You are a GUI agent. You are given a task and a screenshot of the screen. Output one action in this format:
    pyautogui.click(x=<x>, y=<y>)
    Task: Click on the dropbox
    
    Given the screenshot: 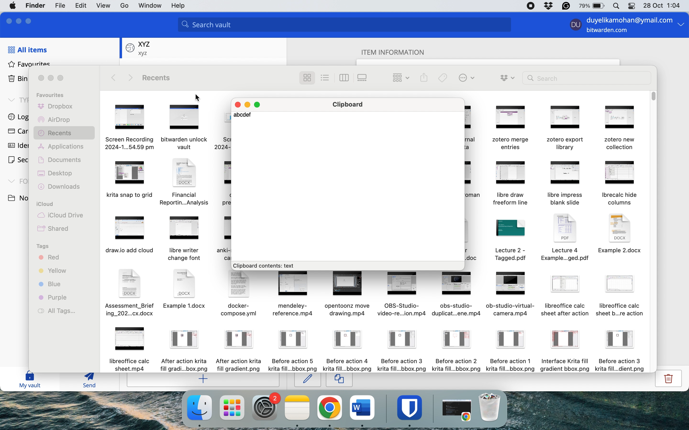 What is the action you would take?
    pyautogui.click(x=56, y=108)
    